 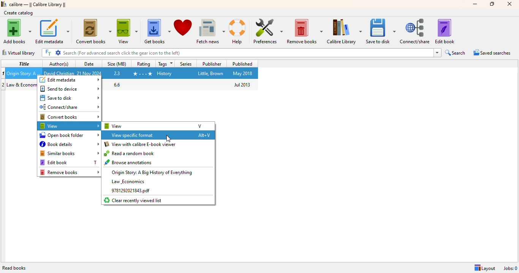 What do you see at coordinates (3, 73) in the screenshot?
I see `1` at bounding box center [3, 73].